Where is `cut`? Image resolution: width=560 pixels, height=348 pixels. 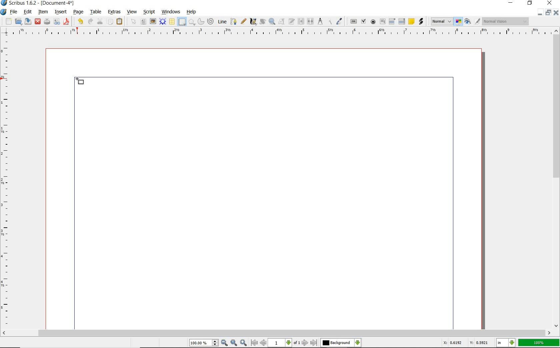 cut is located at coordinates (100, 21).